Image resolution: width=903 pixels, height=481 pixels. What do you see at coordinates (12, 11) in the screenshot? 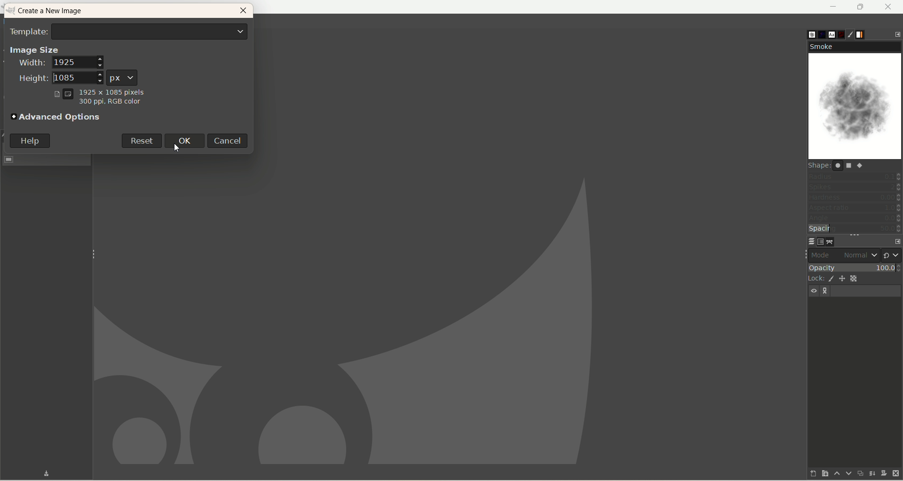
I see `logo` at bounding box center [12, 11].